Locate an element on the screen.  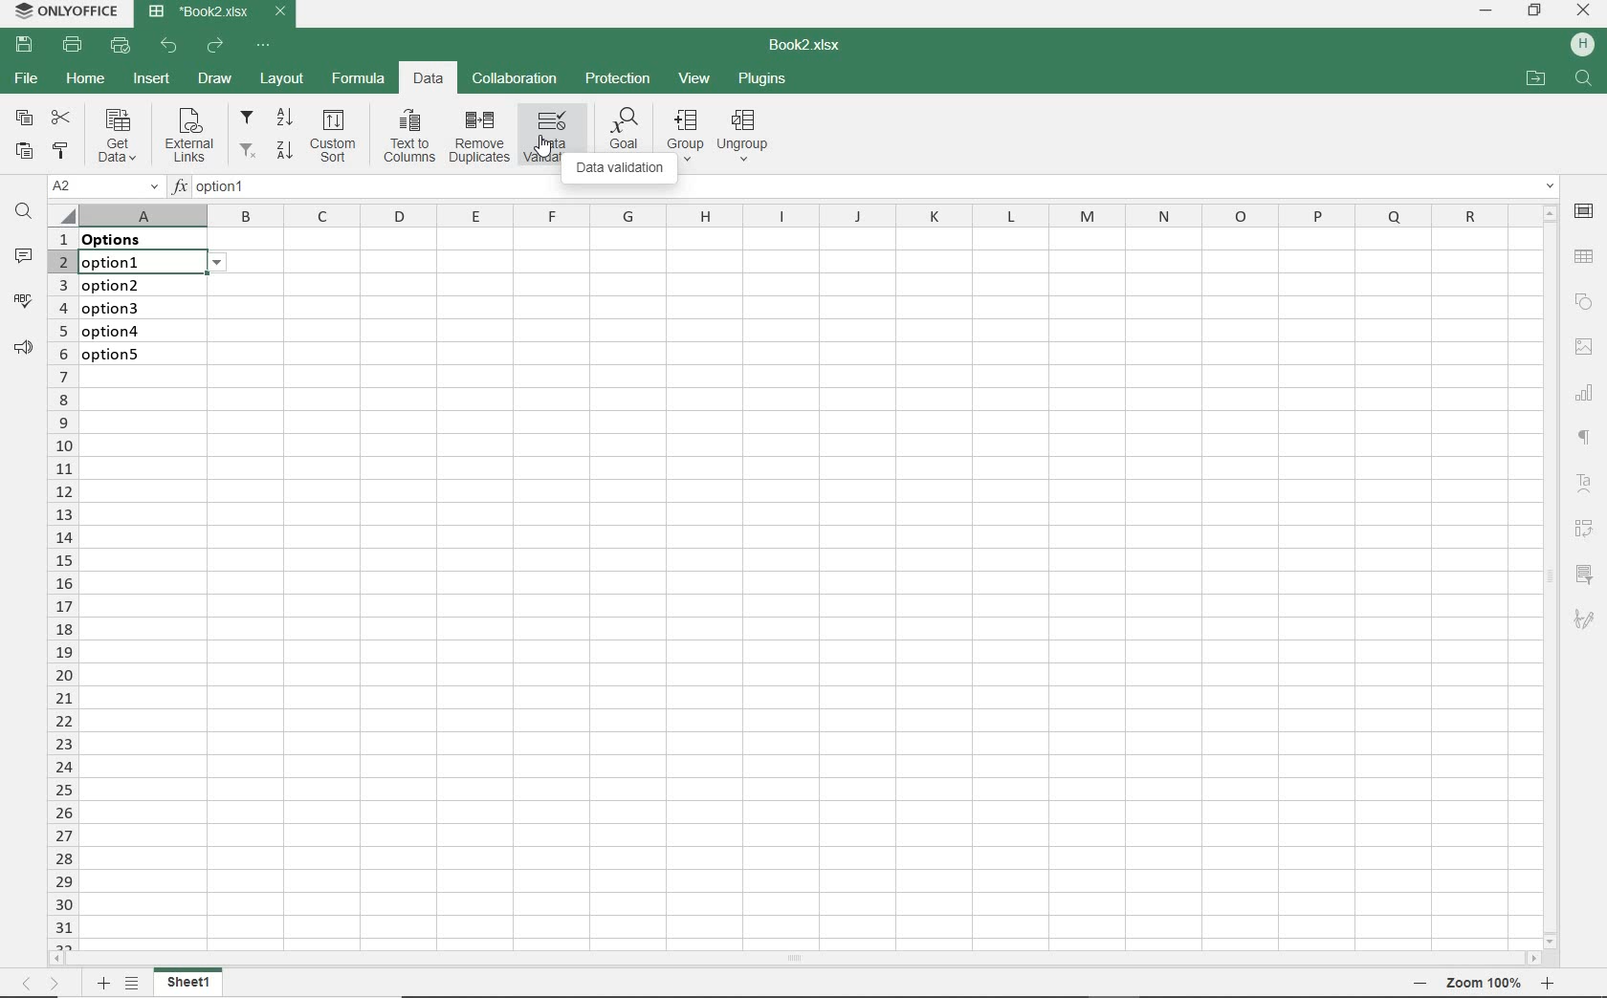
External links is located at coordinates (189, 137).